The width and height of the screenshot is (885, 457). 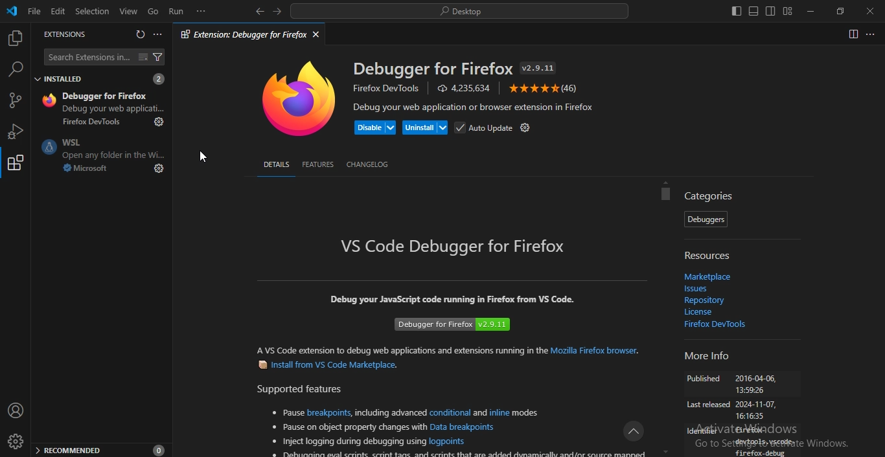 I want to click on close, so click(x=317, y=32).